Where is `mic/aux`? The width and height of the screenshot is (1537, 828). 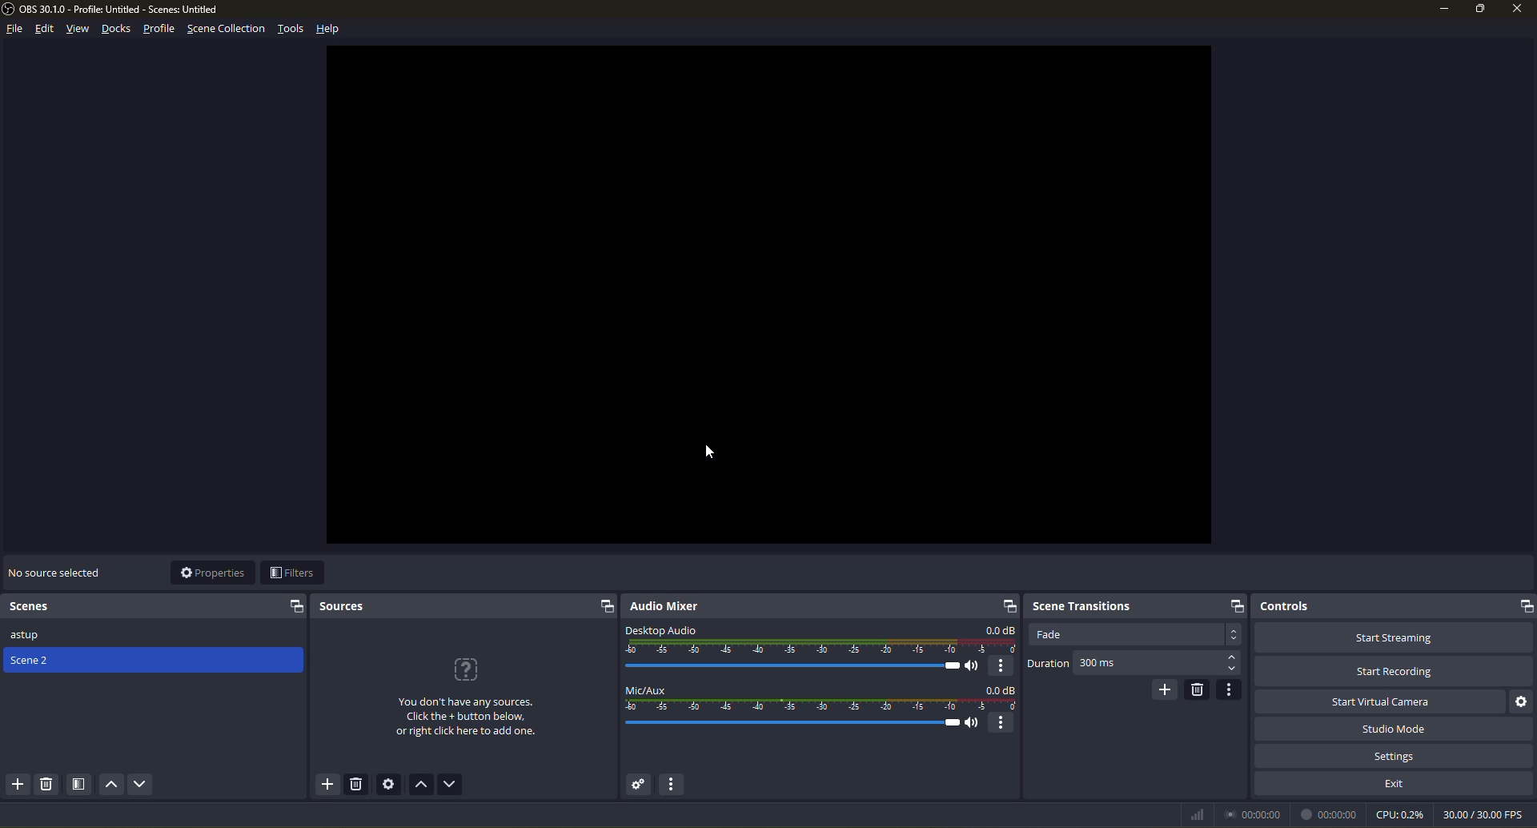
mic/aux is located at coordinates (644, 689).